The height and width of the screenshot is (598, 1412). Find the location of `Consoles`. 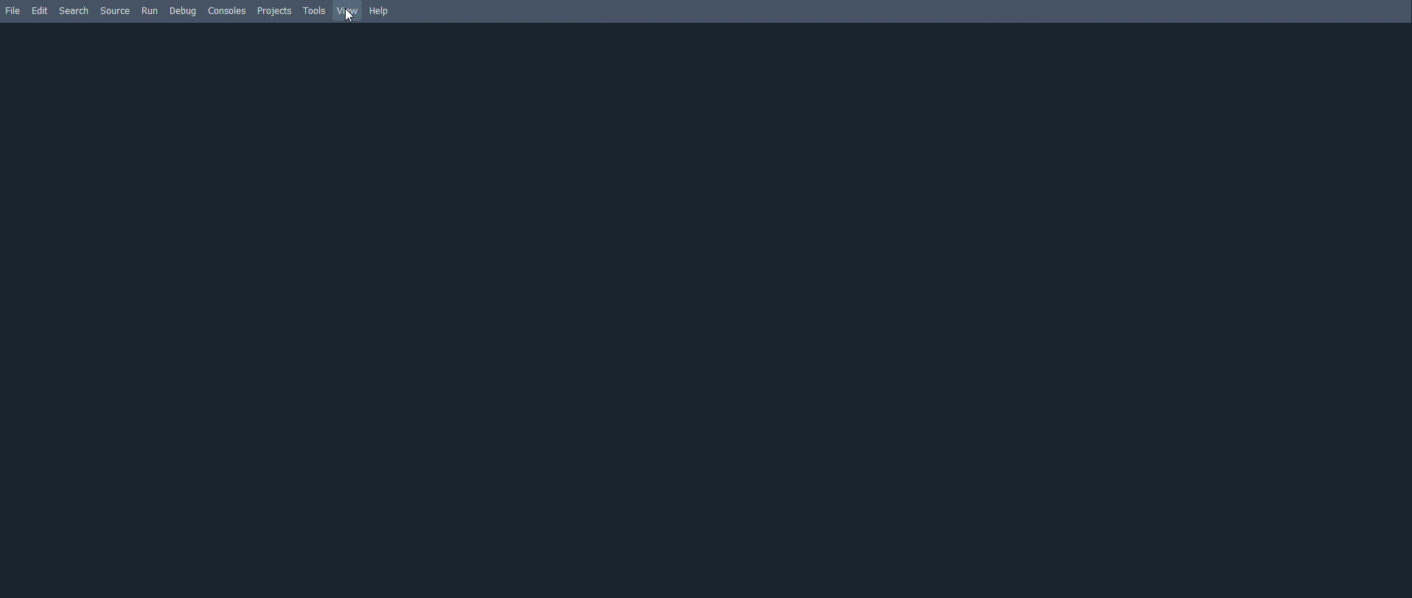

Consoles is located at coordinates (228, 12).